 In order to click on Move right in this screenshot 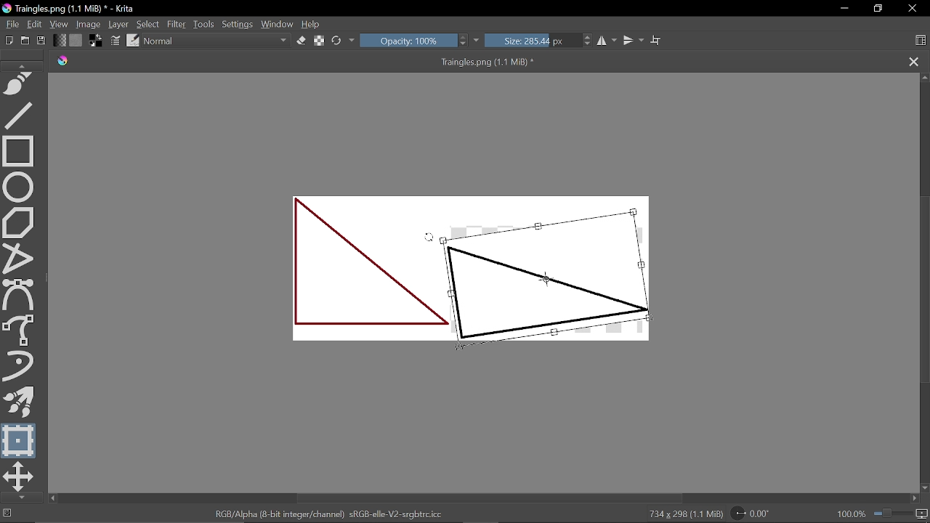, I will do `click(914, 499)`.